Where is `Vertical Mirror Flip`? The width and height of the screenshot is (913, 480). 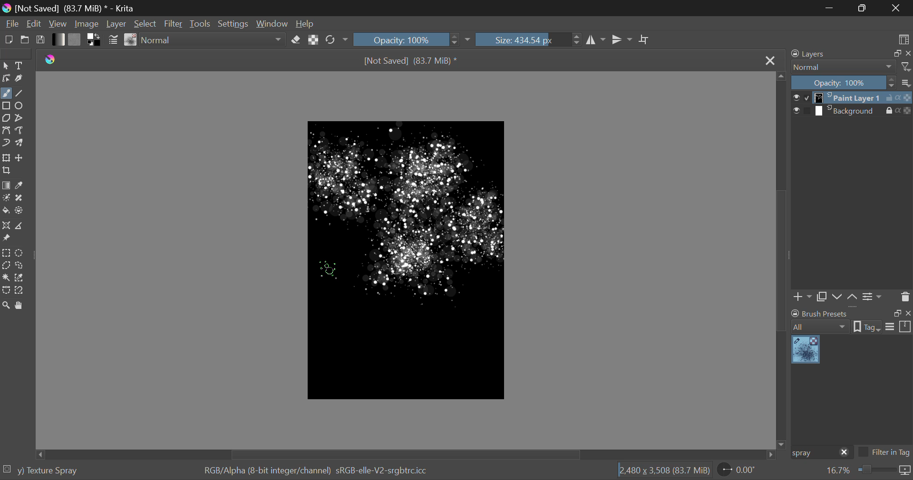
Vertical Mirror Flip is located at coordinates (594, 40).